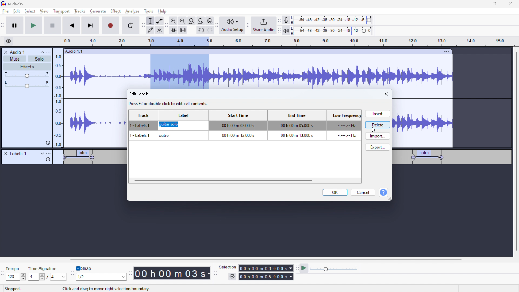 The width and height of the screenshot is (519, 292). I want to click on Timeline, so click(452, 182).